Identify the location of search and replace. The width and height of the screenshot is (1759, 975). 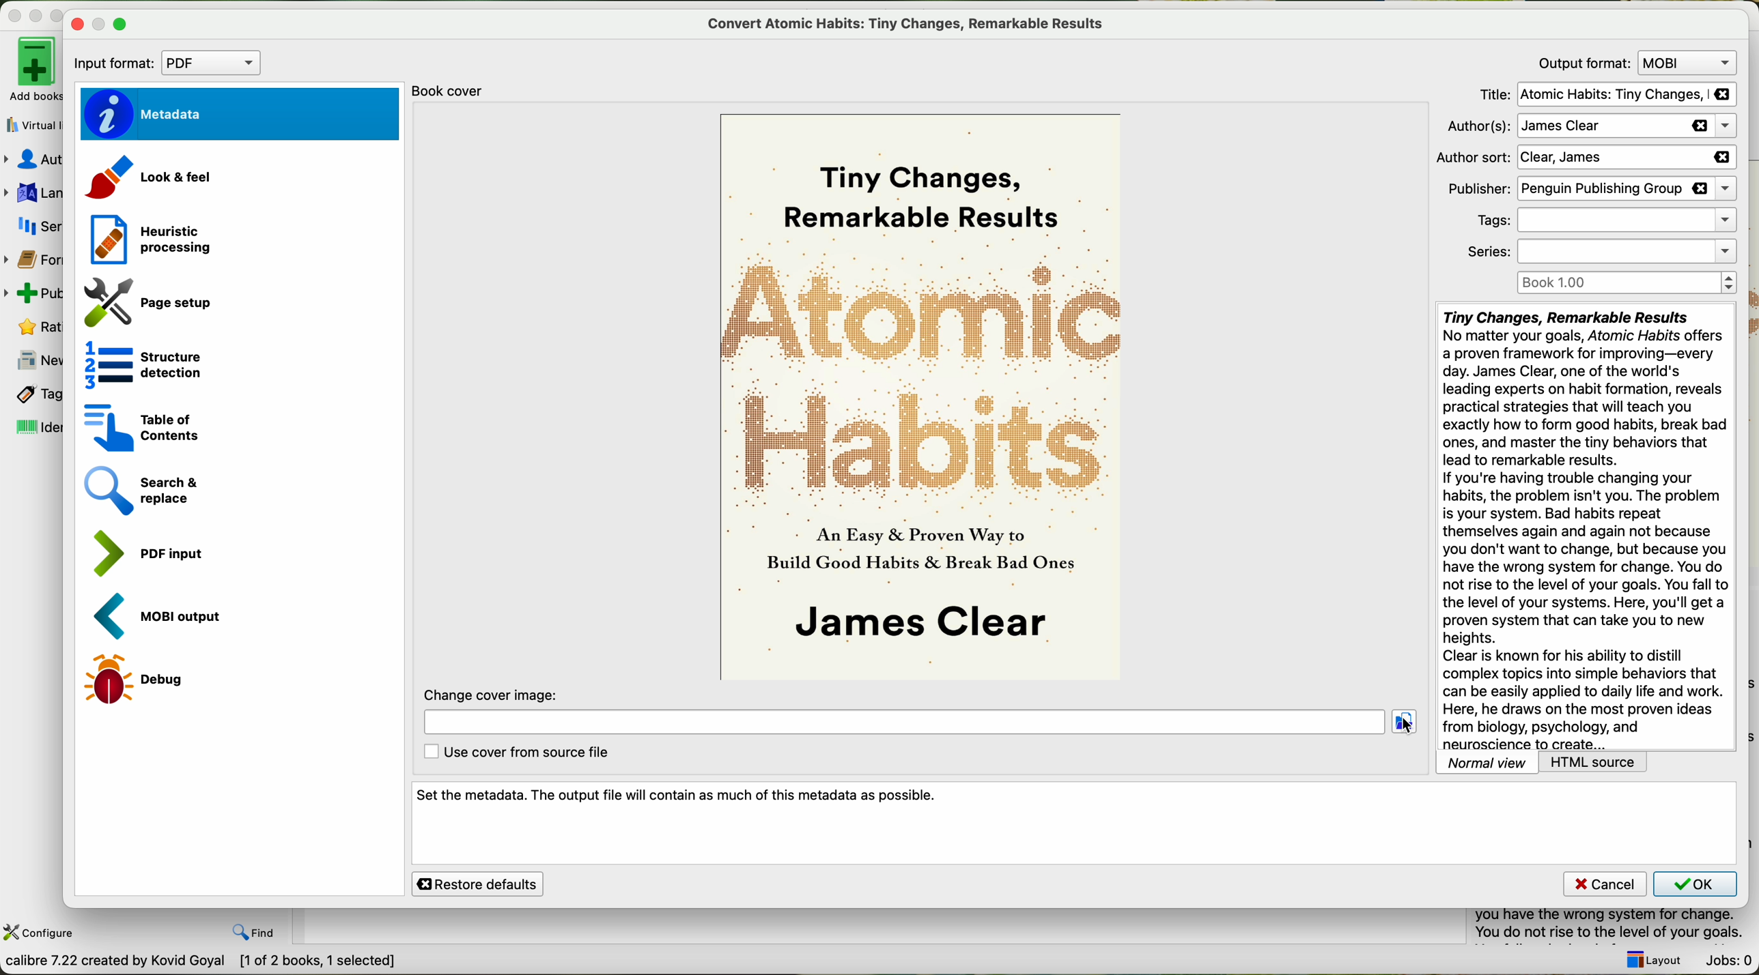
(145, 490).